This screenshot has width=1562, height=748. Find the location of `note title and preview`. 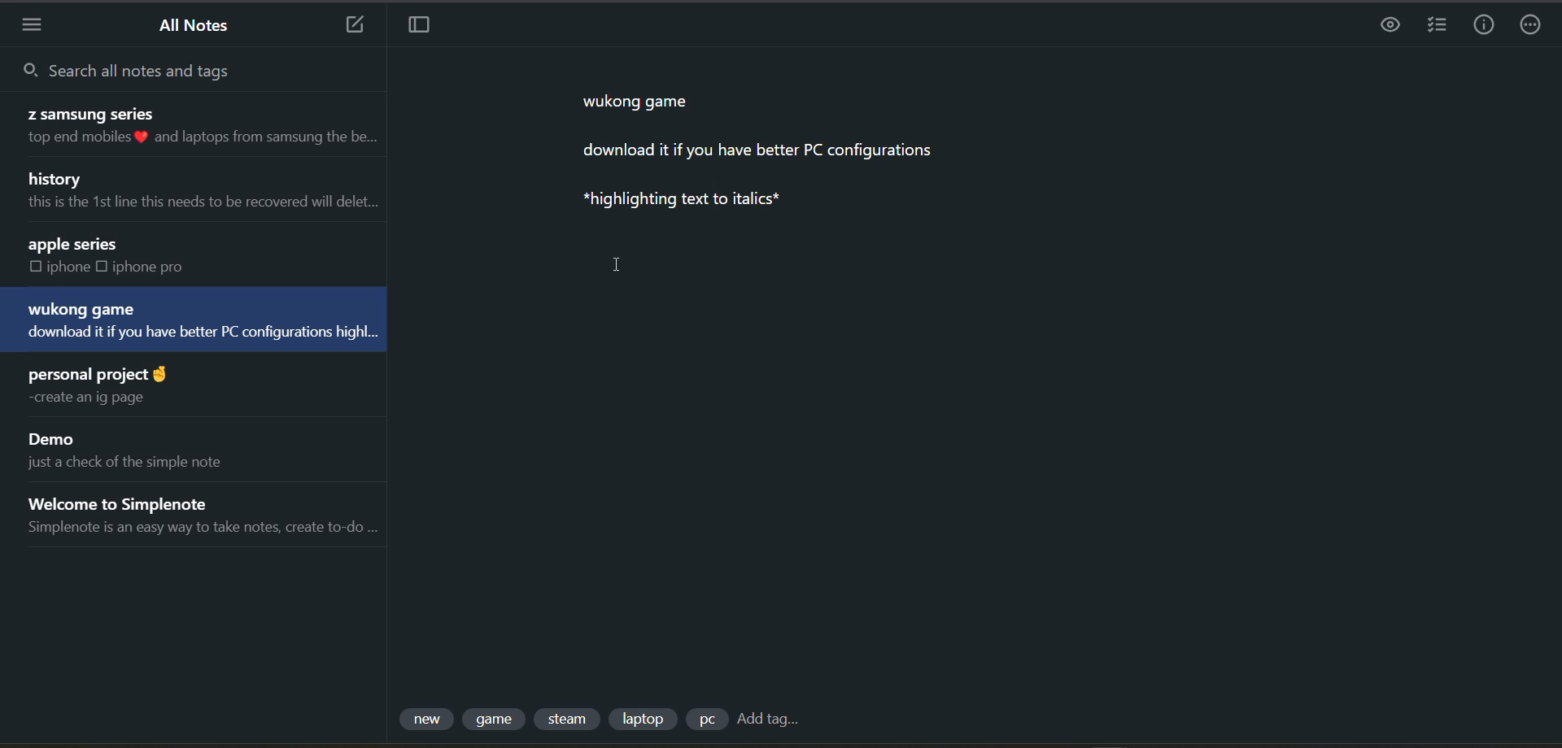

note title and preview is located at coordinates (198, 320).